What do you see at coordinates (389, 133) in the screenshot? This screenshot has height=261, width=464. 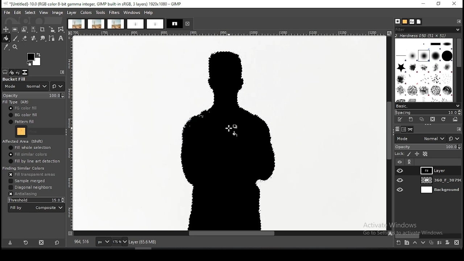 I see `scroll bar` at bounding box center [389, 133].